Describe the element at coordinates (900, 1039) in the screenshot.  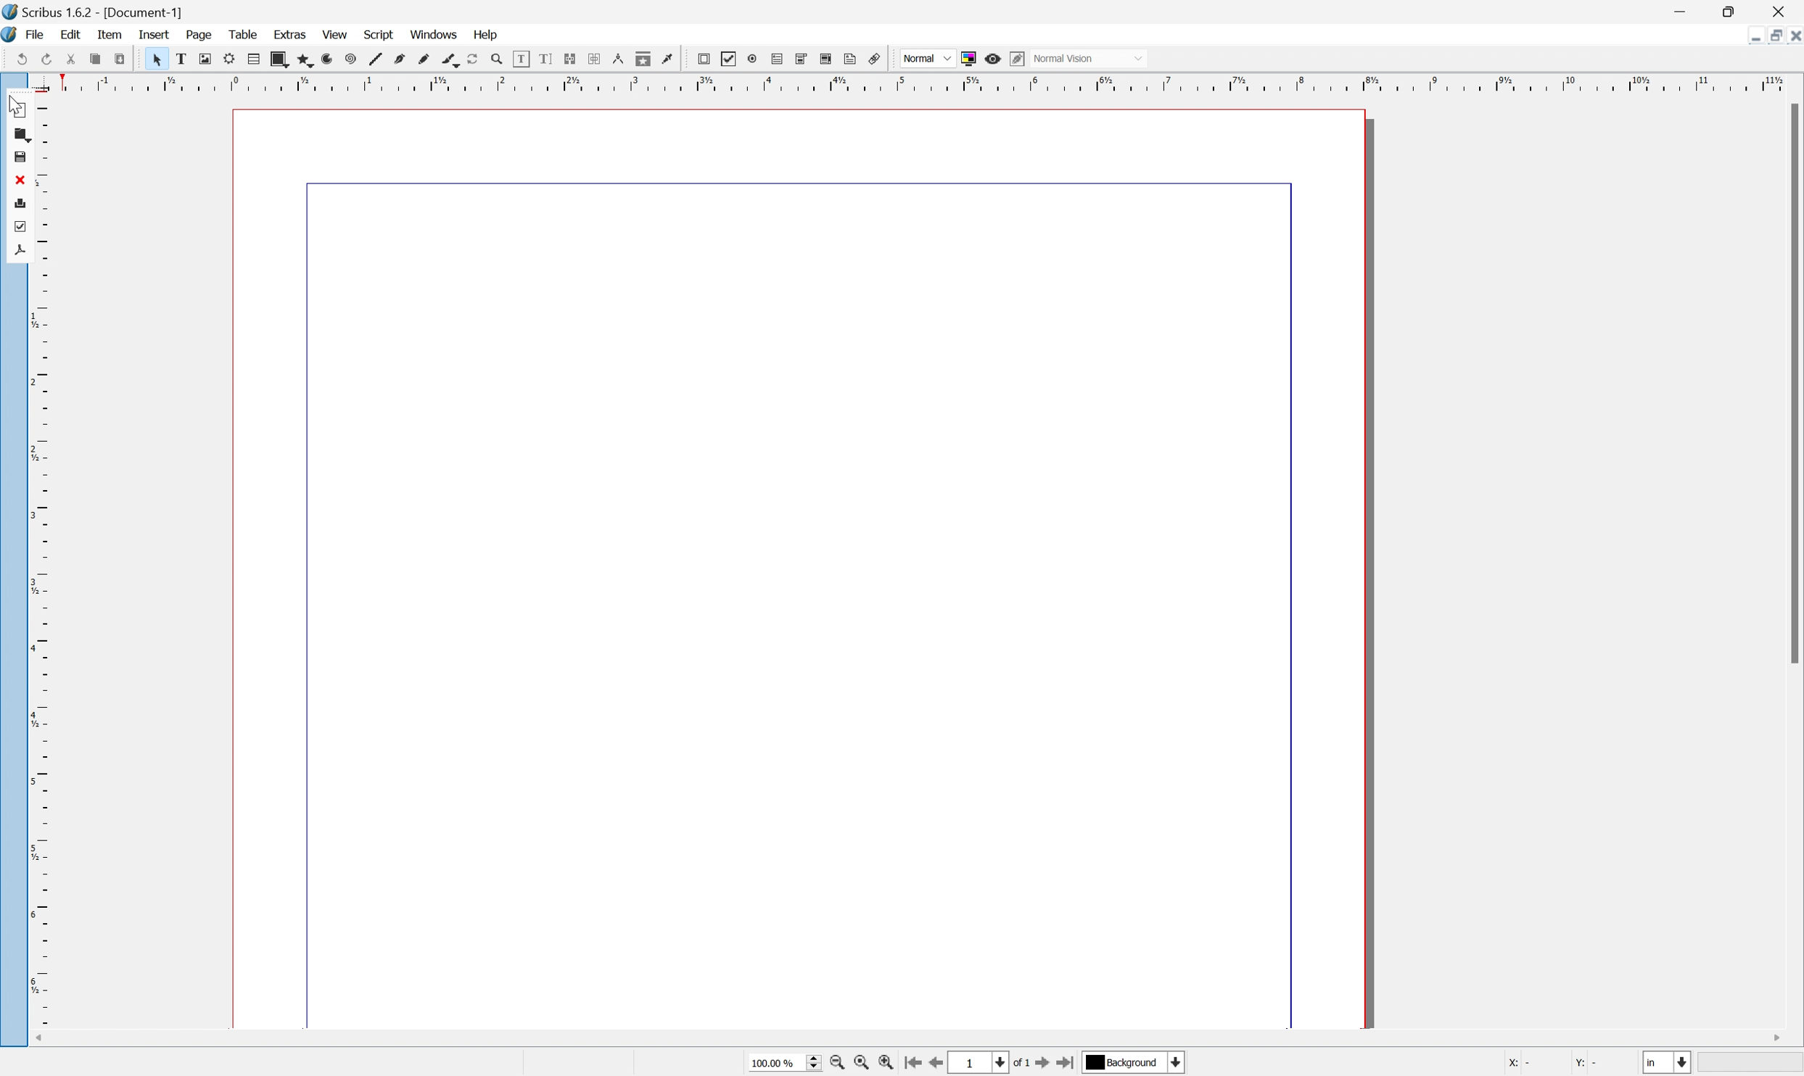
I see `scroll bar` at that location.